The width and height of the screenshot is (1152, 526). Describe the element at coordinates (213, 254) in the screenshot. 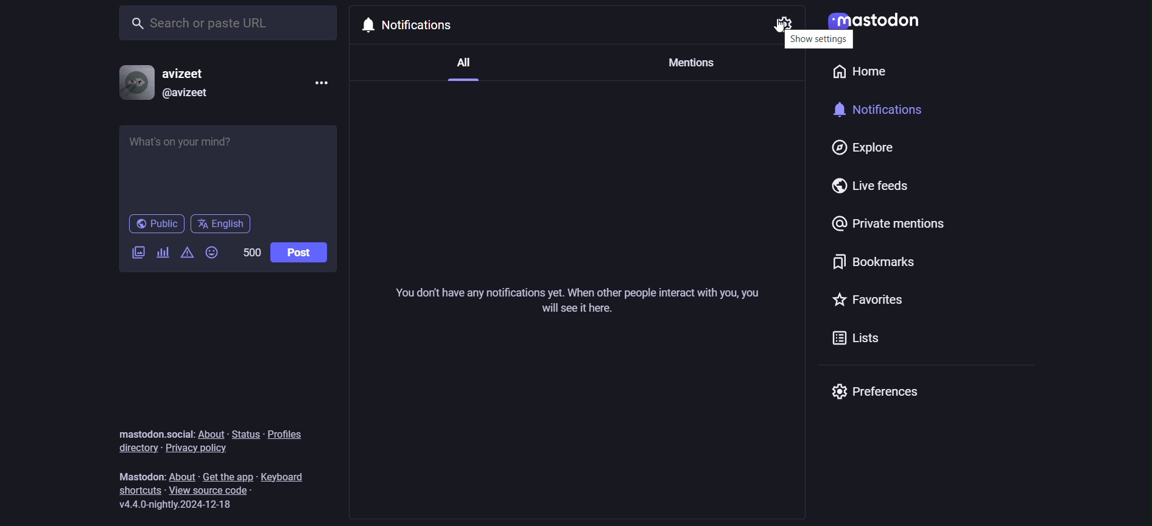

I see `emojis` at that location.